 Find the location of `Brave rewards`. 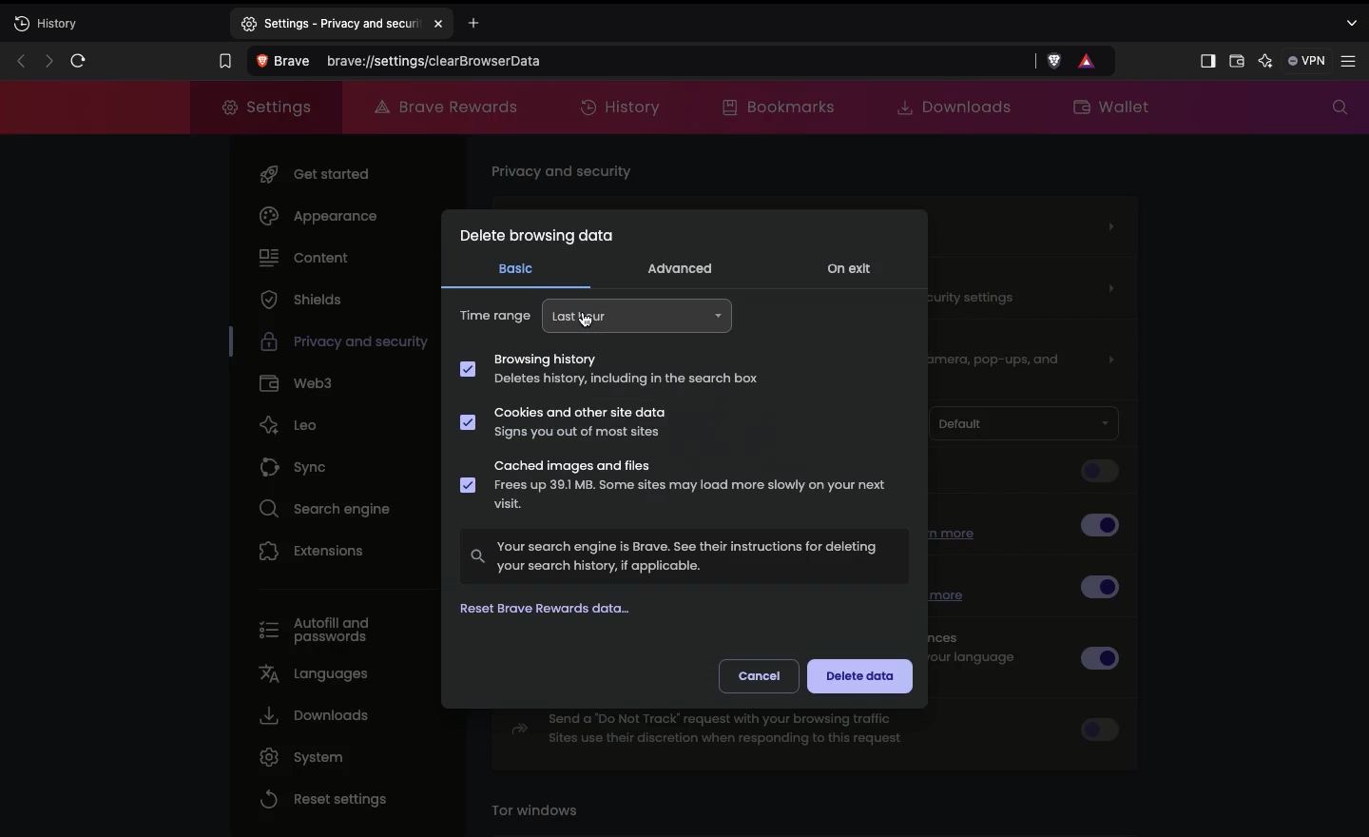

Brave rewards is located at coordinates (444, 106).